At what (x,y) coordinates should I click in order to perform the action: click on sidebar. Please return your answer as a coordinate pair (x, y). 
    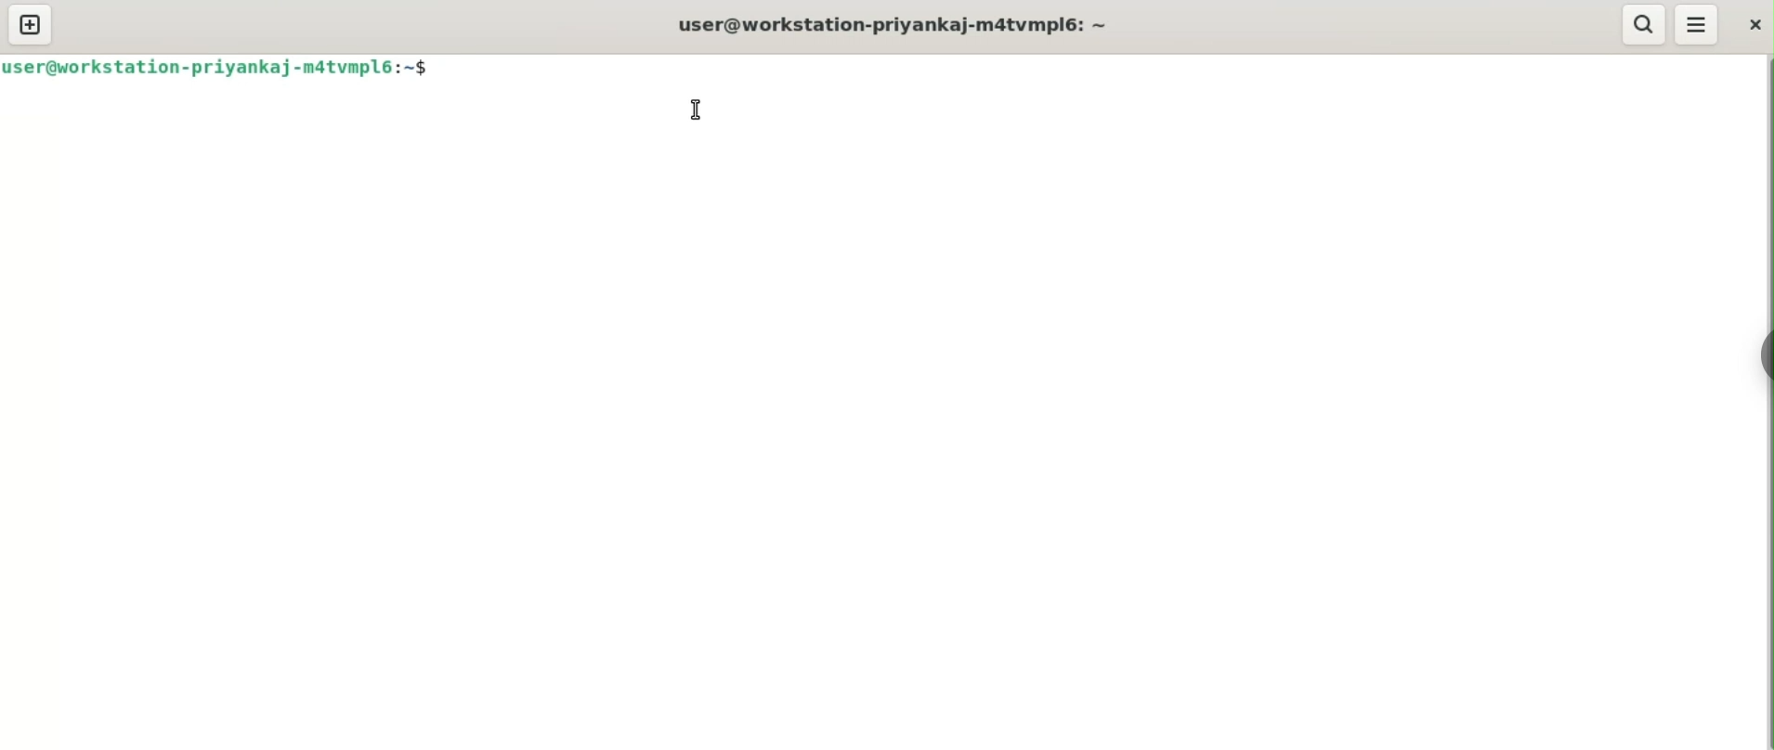
    Looking at the image, I should click on (1763, 360).